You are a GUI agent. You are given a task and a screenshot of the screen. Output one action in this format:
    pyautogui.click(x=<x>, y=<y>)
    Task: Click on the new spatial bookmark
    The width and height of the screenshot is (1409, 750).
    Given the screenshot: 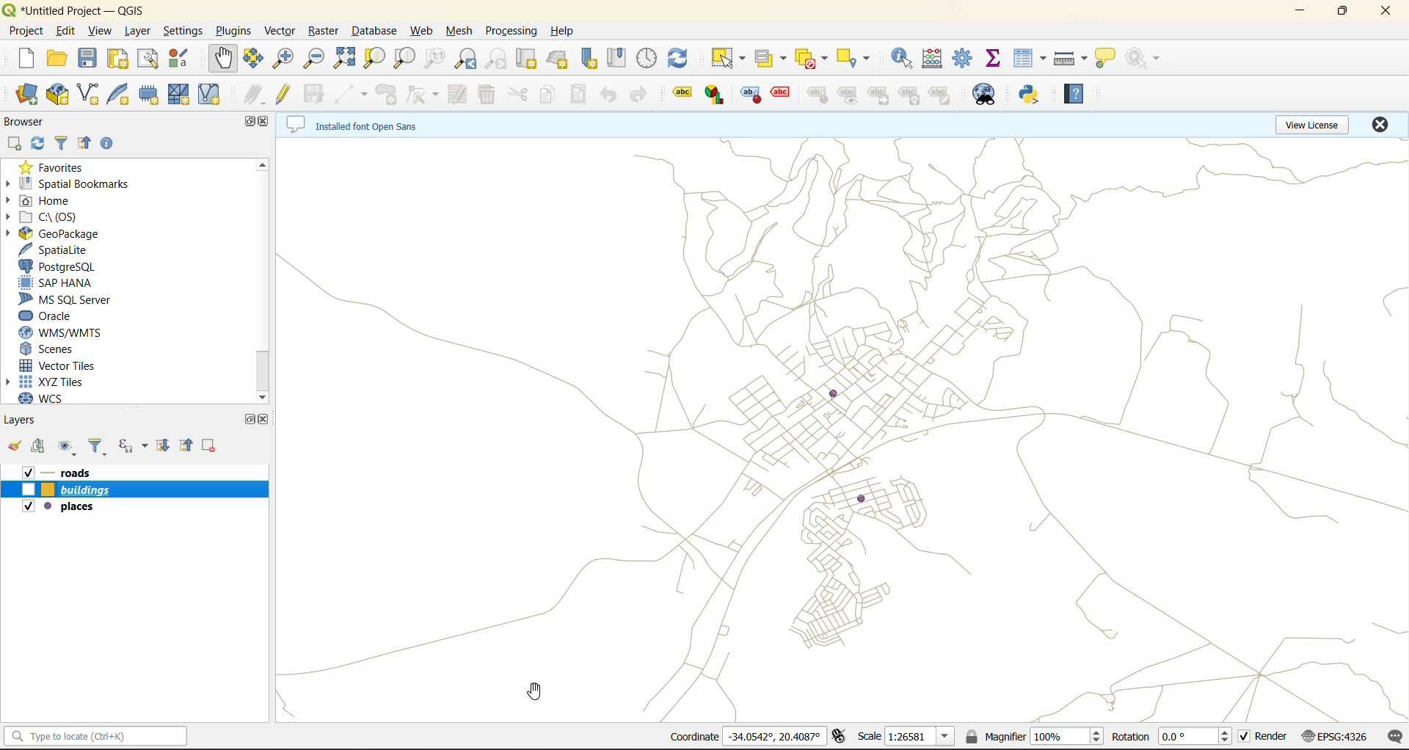 What is the action you would take?
    pyautogui.click(x=595, y=59)
    